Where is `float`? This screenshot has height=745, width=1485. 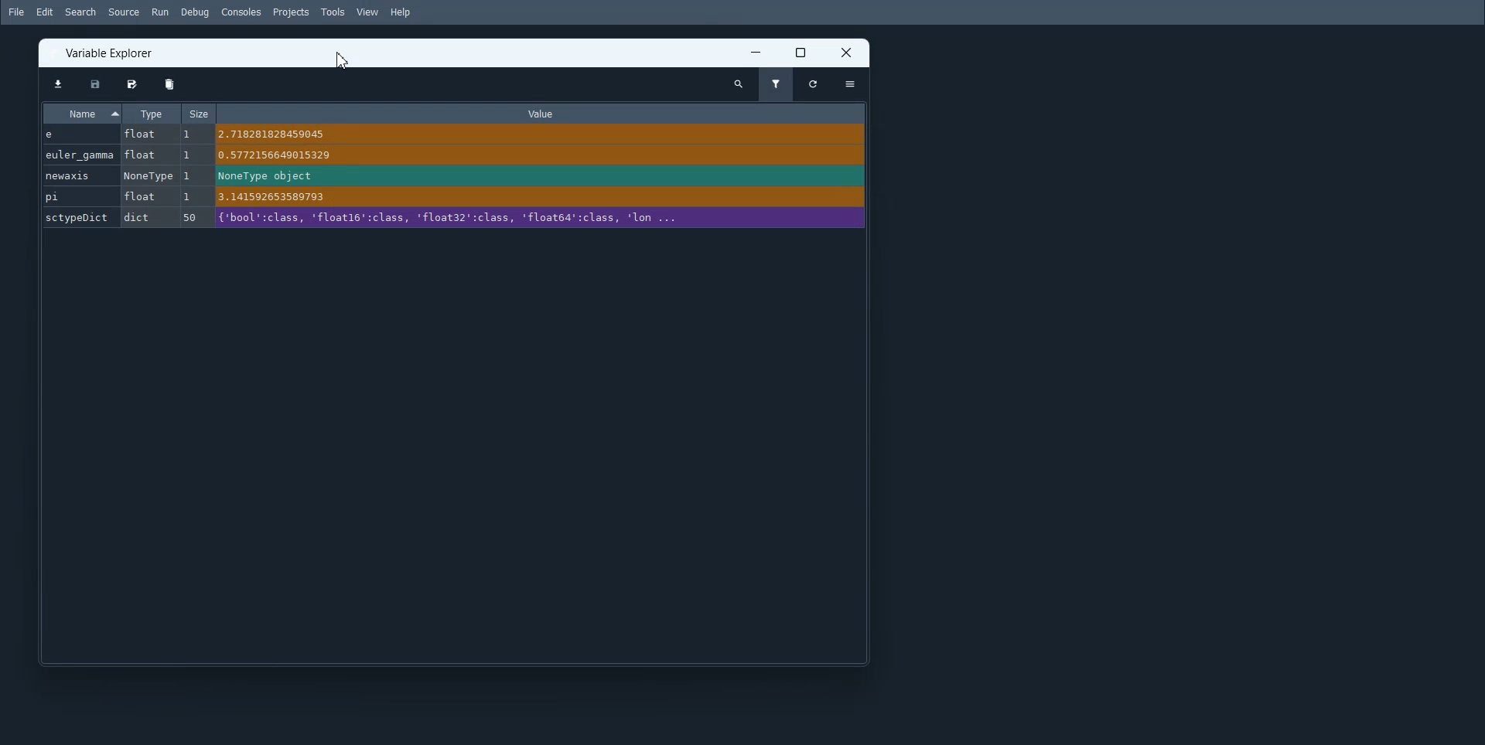 float is located at coordinates (144, 196).